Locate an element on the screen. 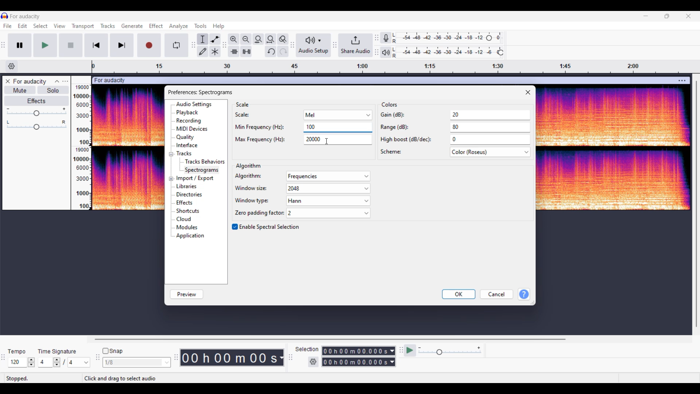 This screenshot has width=700, height=394. Section title is located at coordinates (243, 104).